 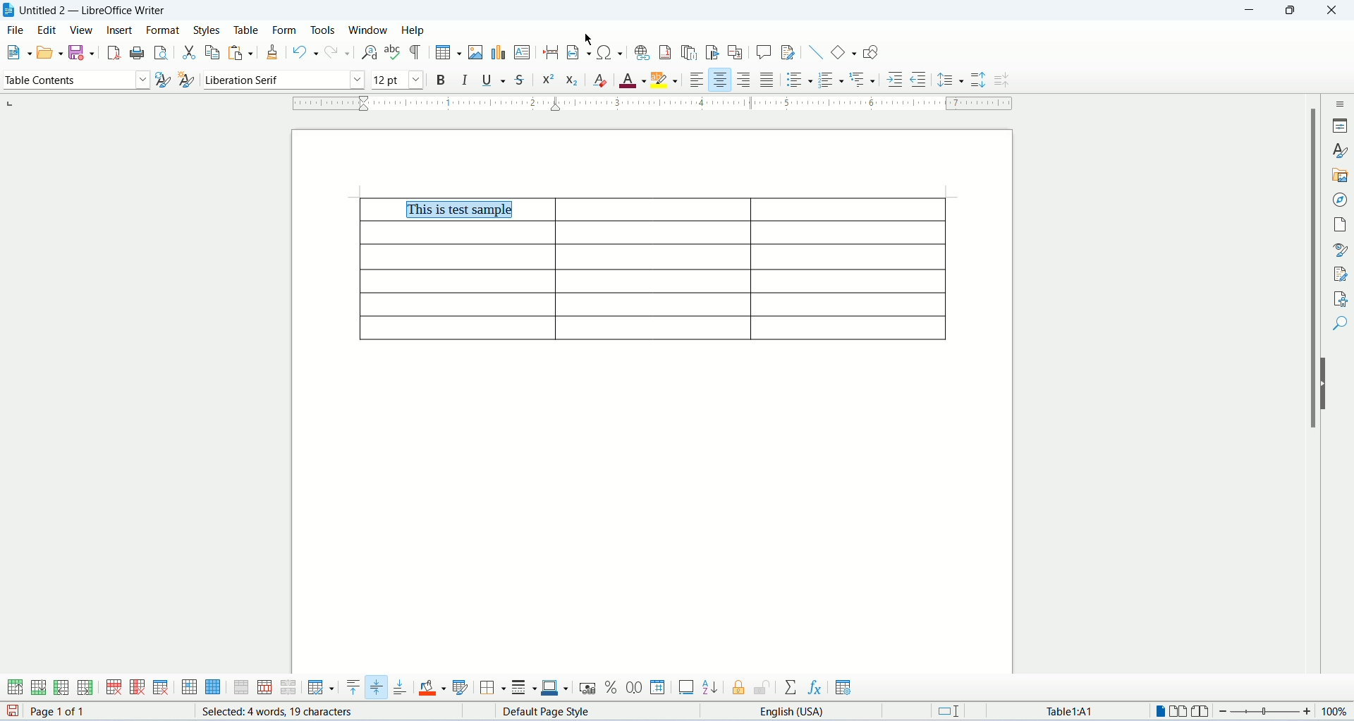 I want to click on split table, so click(x=288, y=688).